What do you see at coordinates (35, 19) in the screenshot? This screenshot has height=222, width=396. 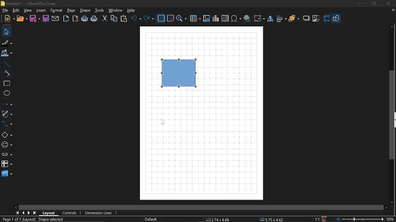 I see `Save` at bounding box center [35, 19].